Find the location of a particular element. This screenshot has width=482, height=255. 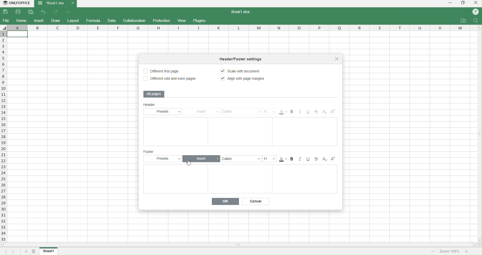

attachments is located at coordinates (463, 21).